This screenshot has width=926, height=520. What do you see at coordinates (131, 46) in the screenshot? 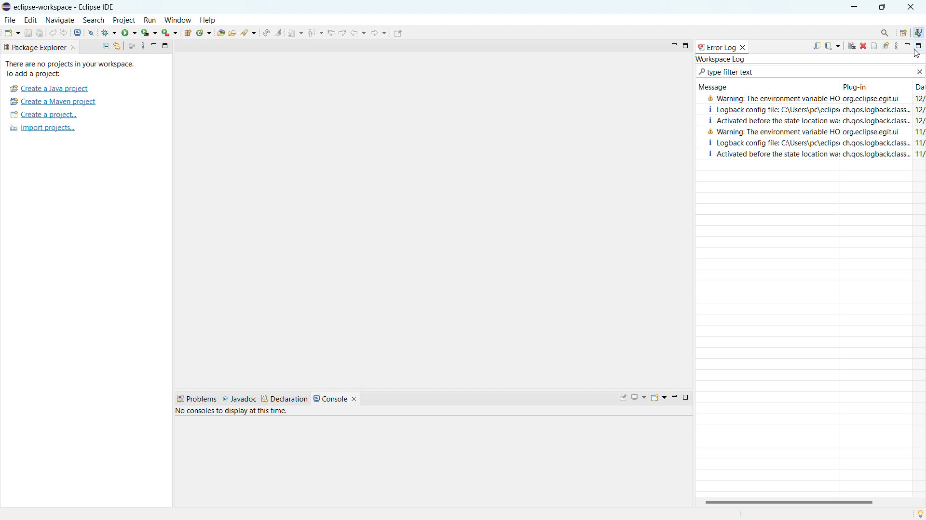
I see `focus on active task` at bounding box center [131, 46].